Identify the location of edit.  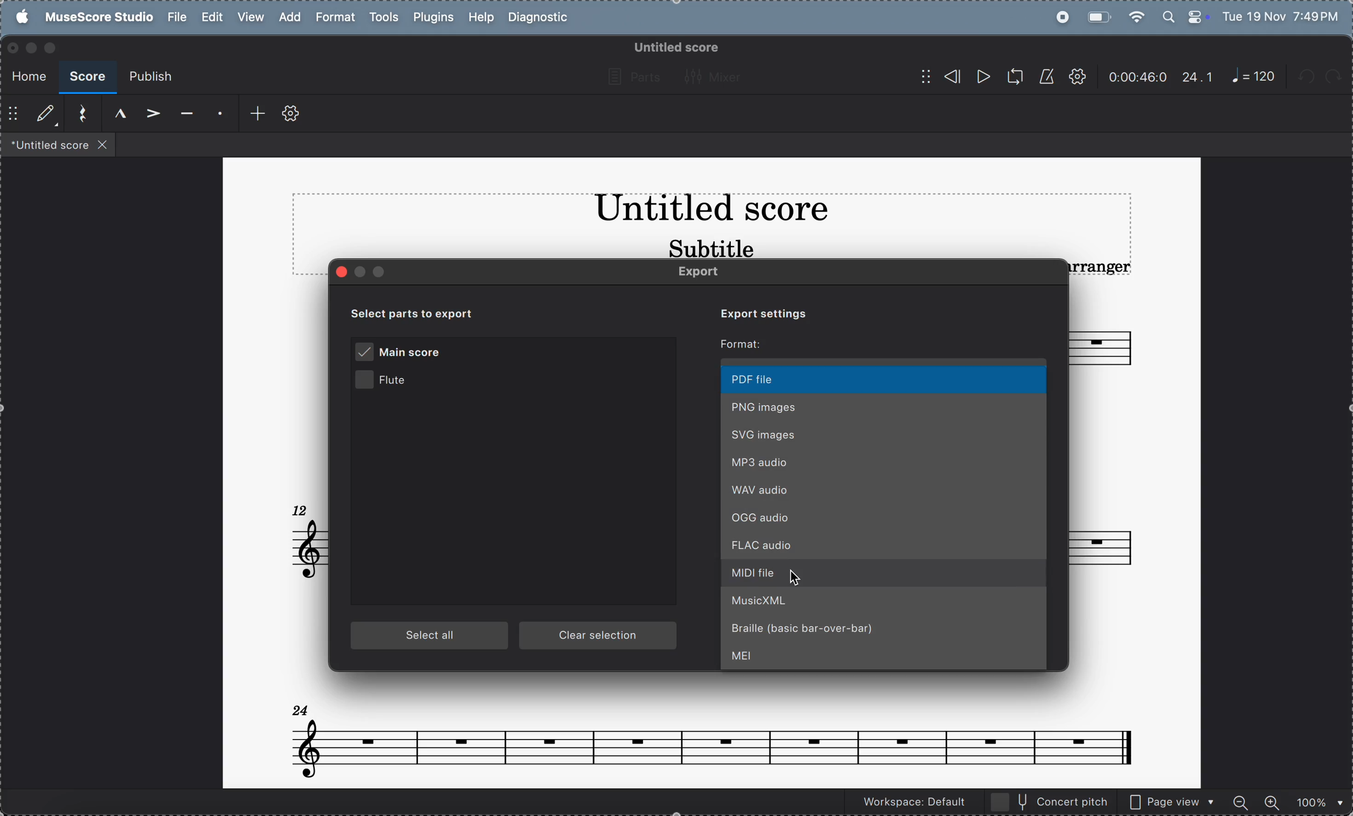
(213, 18).